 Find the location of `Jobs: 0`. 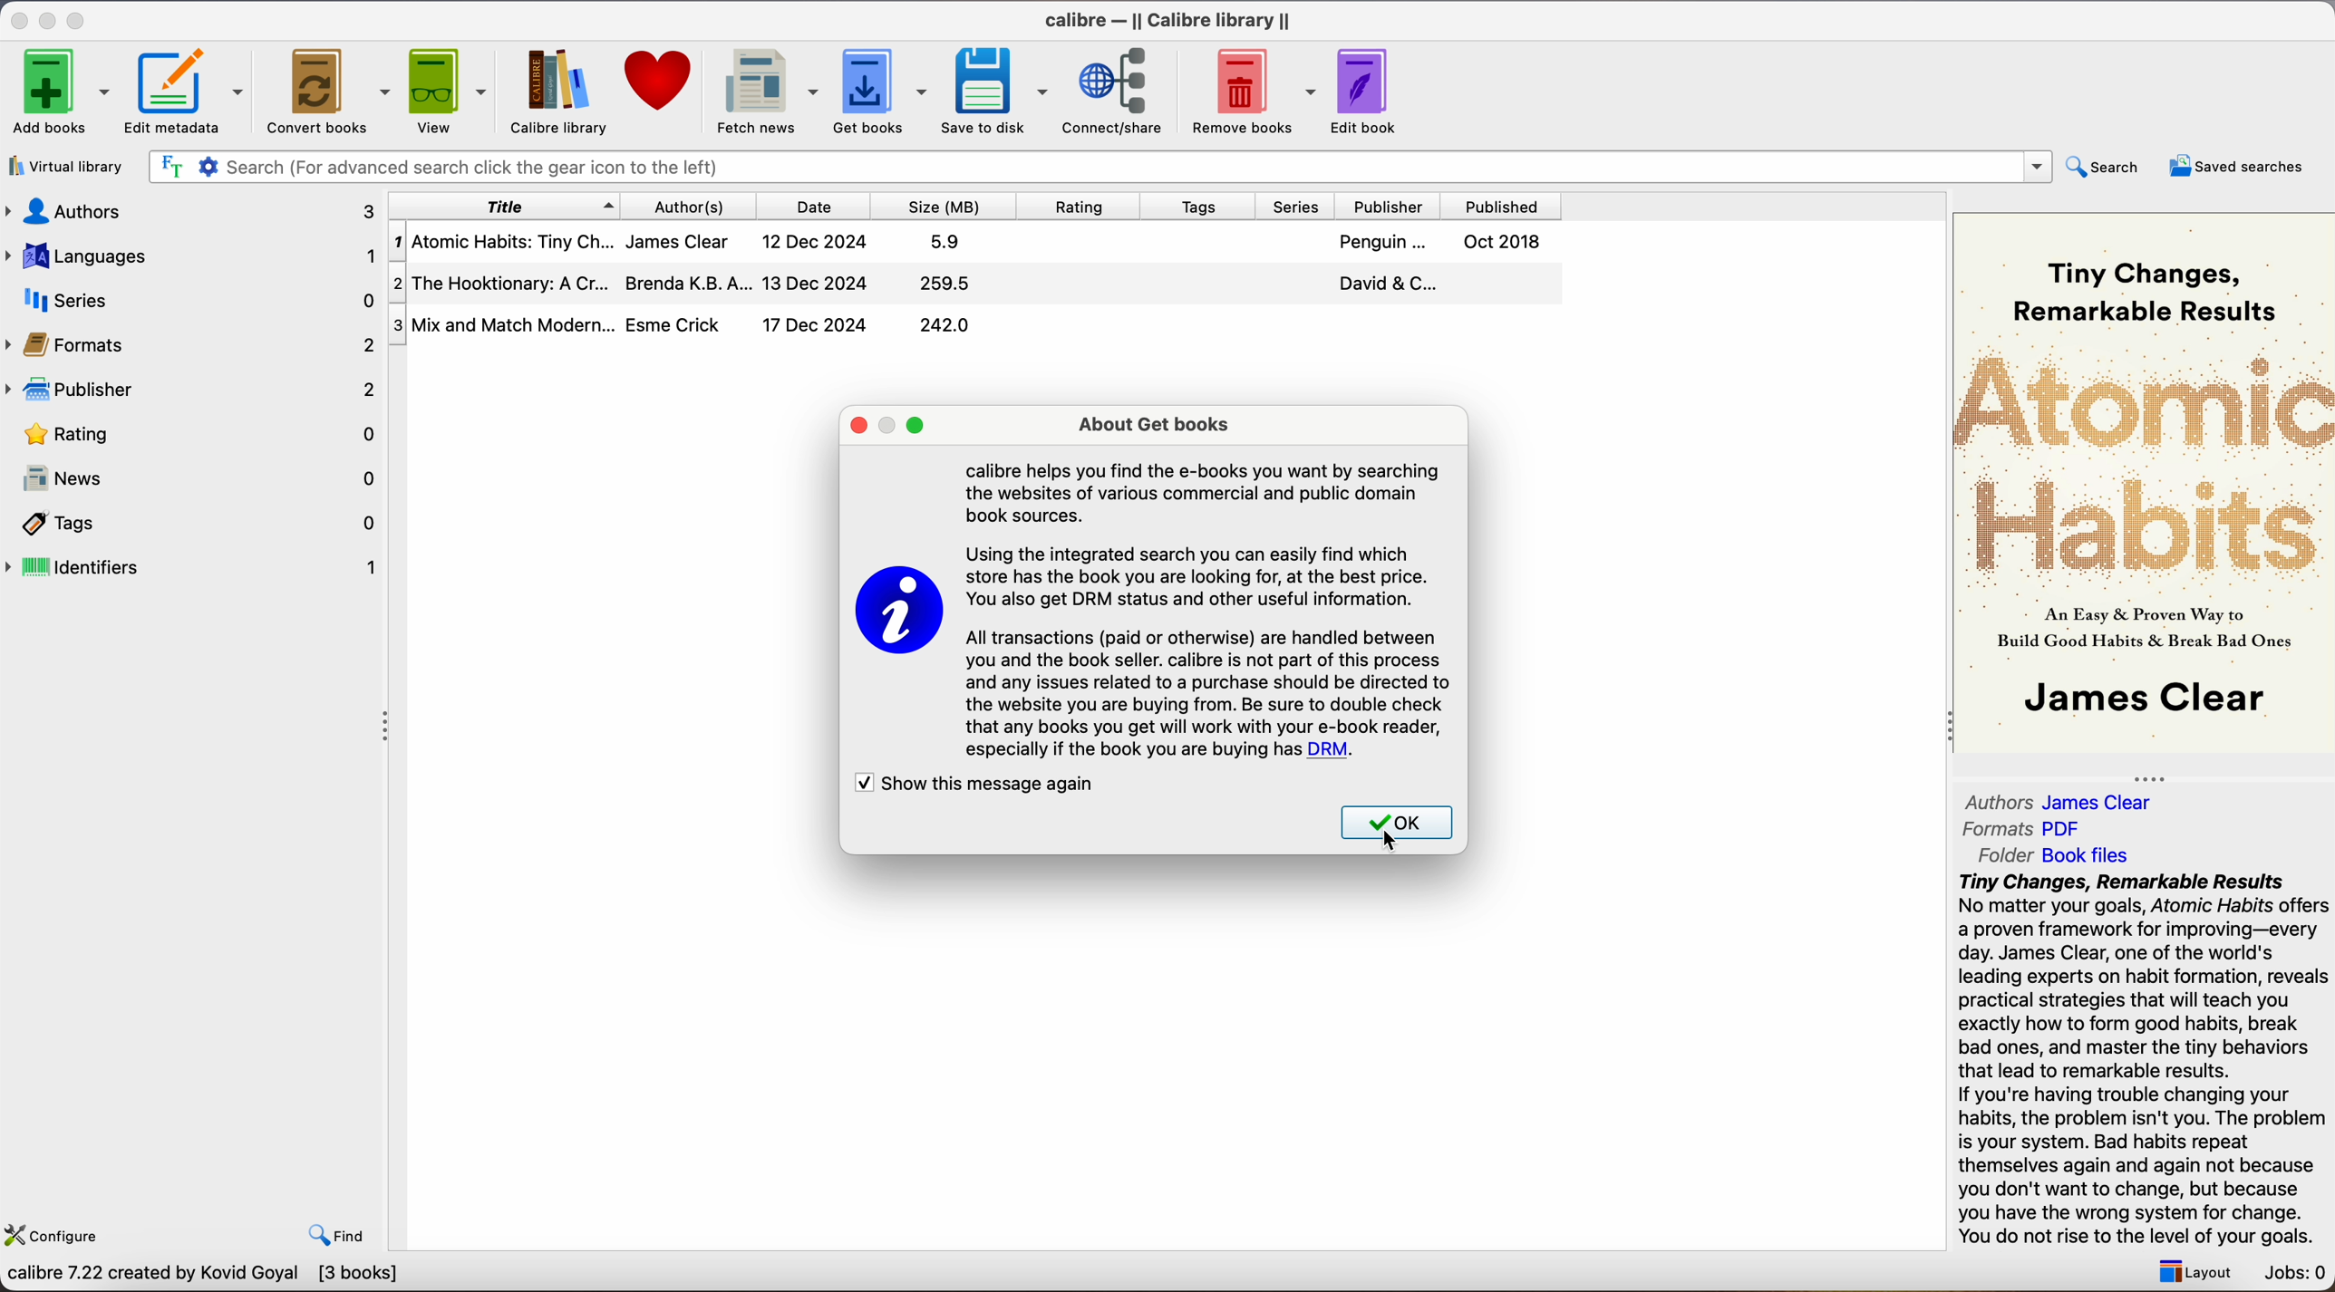

Jobs: 0 is located at coordinates (2297, 1275).